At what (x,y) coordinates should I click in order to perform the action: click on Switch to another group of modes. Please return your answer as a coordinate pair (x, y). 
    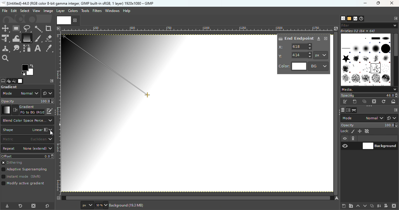
    Looking at the image, I should click on (393, 118).